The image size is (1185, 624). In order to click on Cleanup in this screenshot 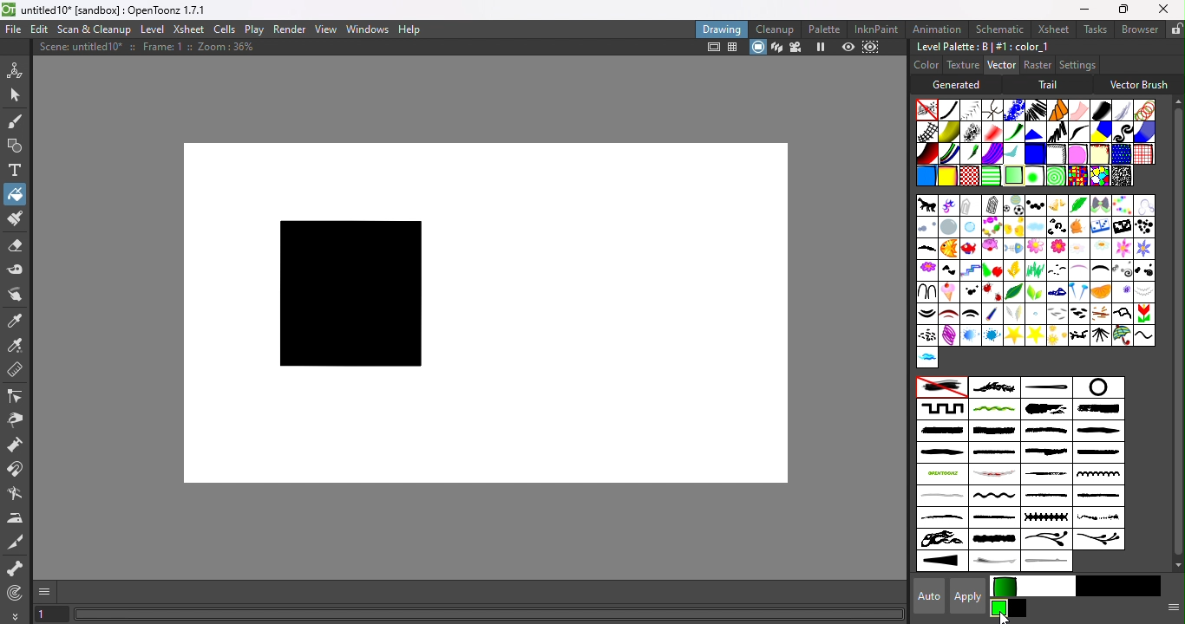, I will do `click(775, 29)`.